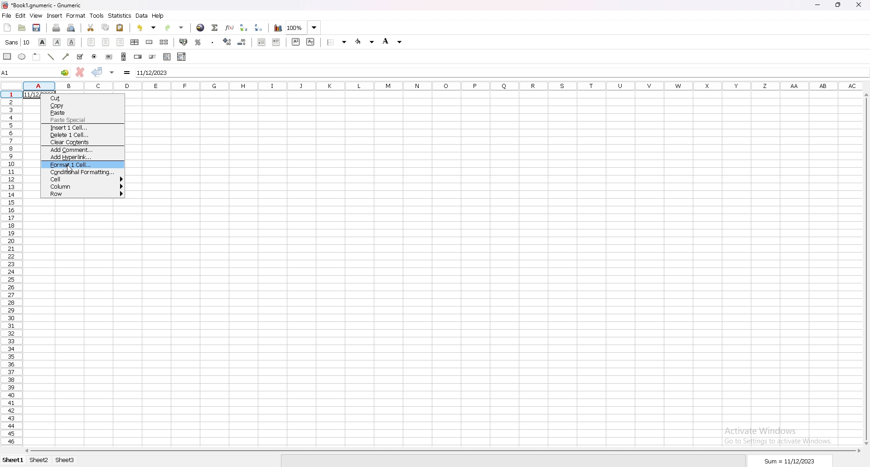 The image size is (870, 467). Describe the element at coordinates (6, 16) in the screenshot. I see `file` at that location.